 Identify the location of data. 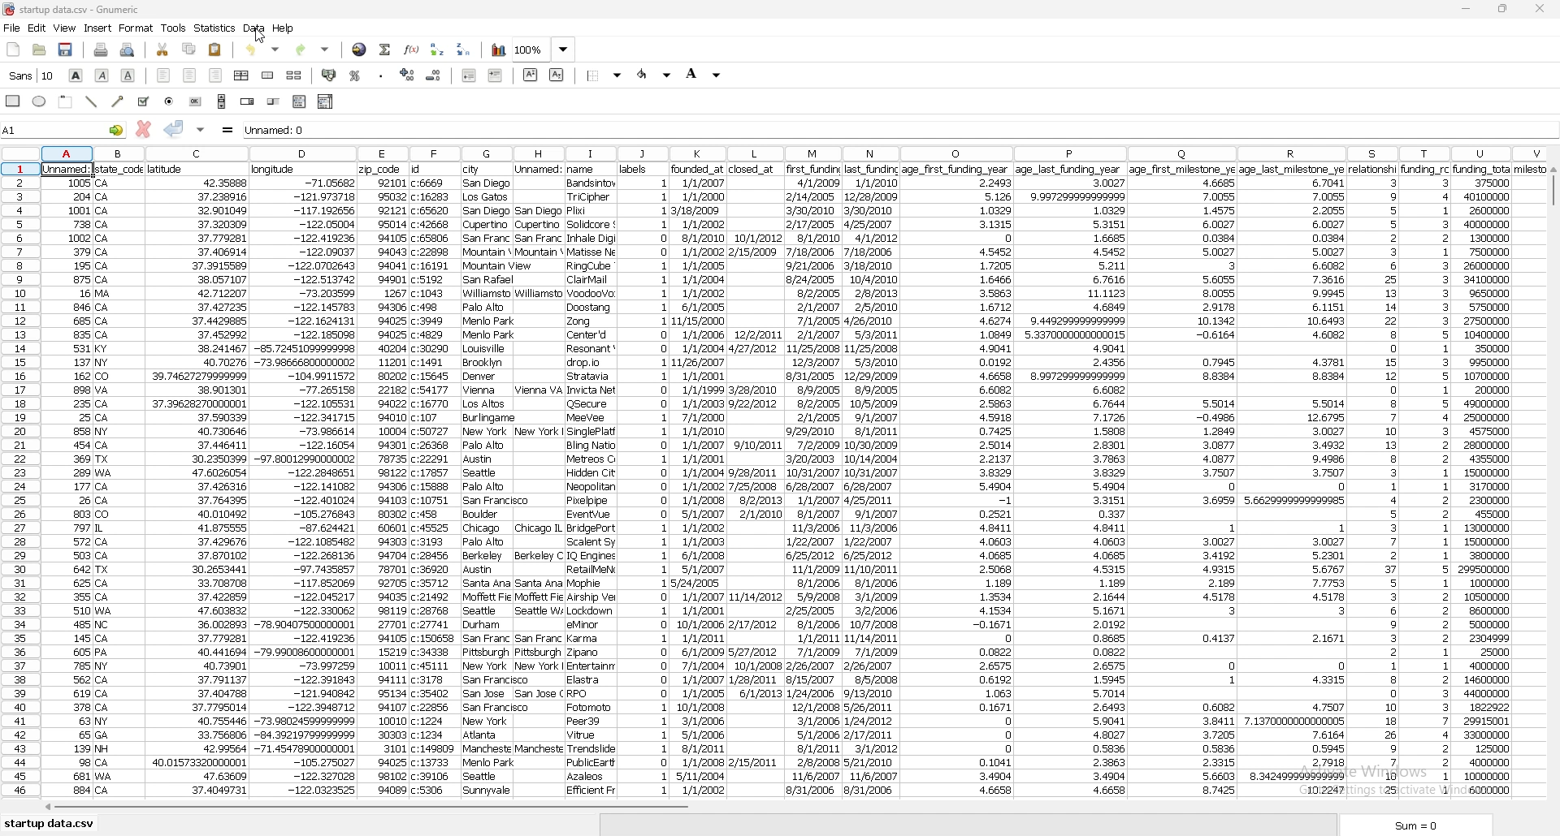
(197, 480).